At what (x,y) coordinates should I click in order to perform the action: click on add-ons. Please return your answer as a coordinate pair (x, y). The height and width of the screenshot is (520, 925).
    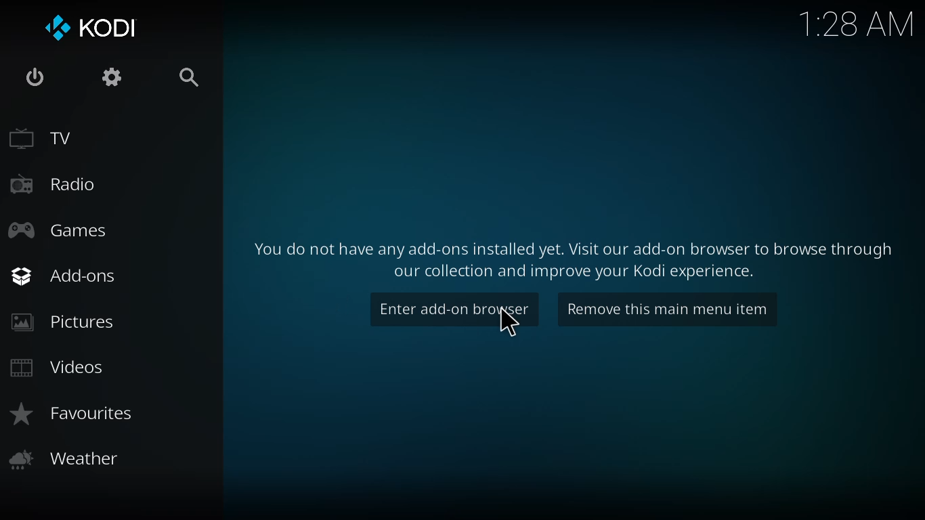
    Looking at the image, I should click on (64, 274).